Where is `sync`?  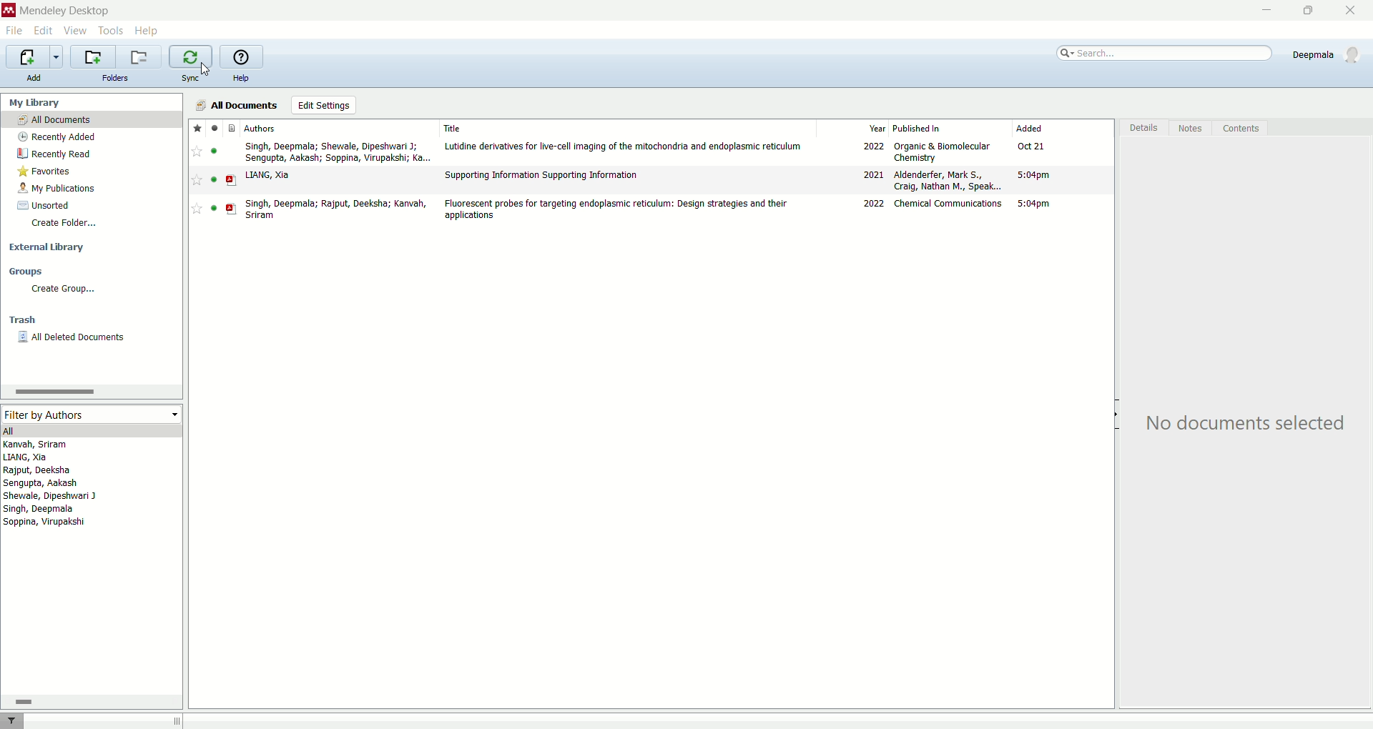 sync is located at coordinates (191, 78).